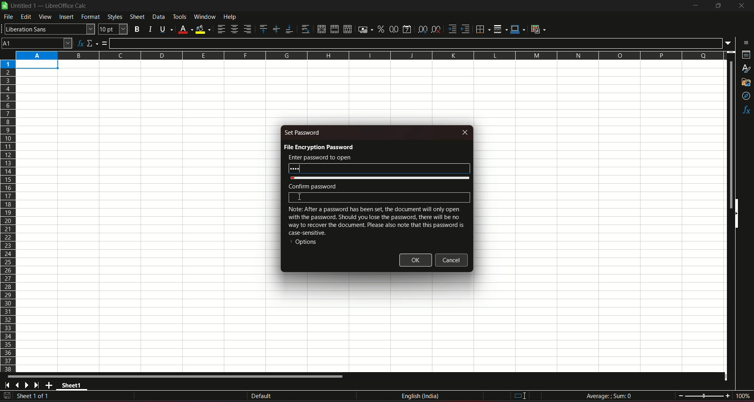 The width and height of the screenshot is (754, 402). I want to click on format as date, so click(408, 29).